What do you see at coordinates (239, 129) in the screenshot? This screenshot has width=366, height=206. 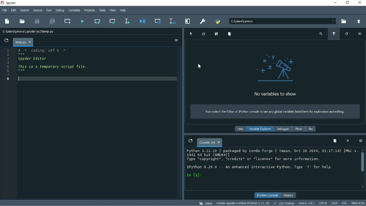 I see `Help` at bounding box center [239, 129].